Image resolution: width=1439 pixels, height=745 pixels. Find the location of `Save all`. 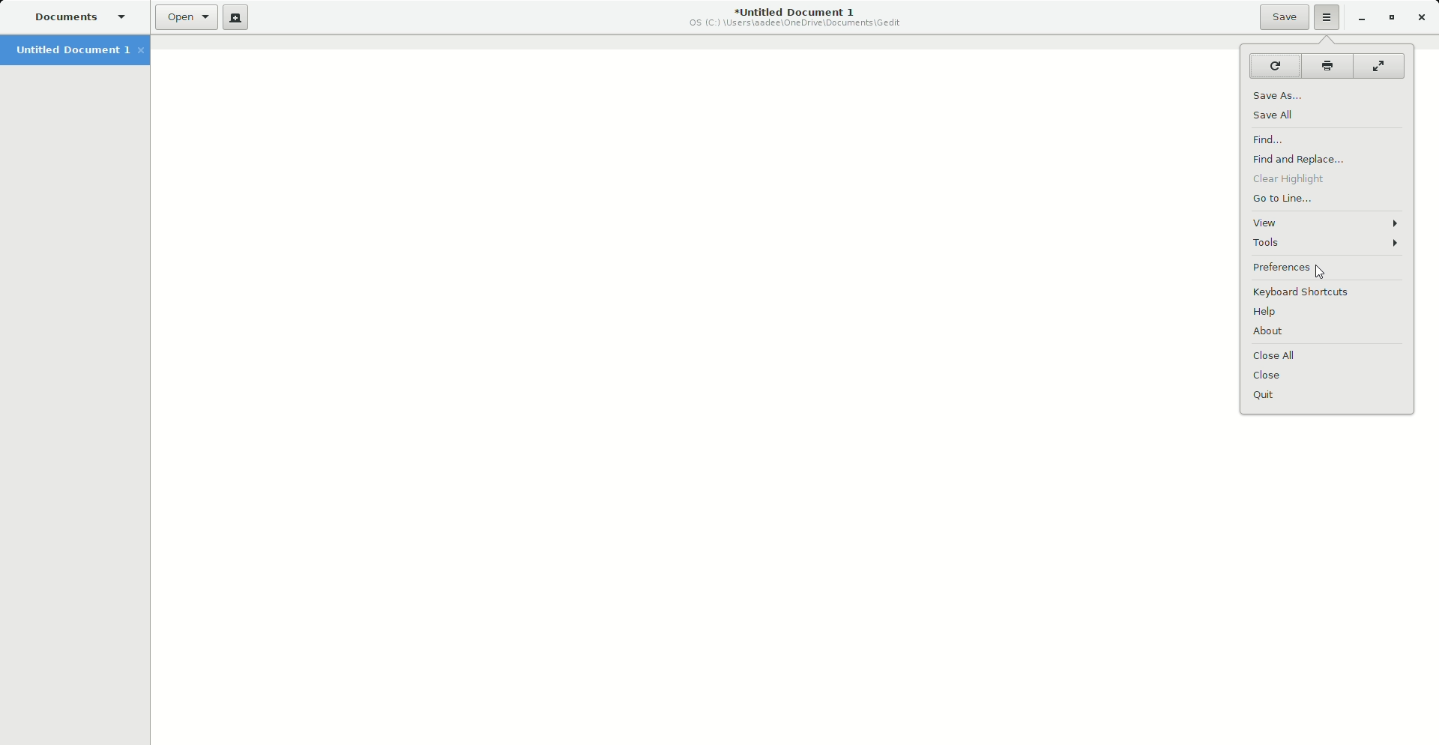

Save all is located at coordinates (1283, 115).